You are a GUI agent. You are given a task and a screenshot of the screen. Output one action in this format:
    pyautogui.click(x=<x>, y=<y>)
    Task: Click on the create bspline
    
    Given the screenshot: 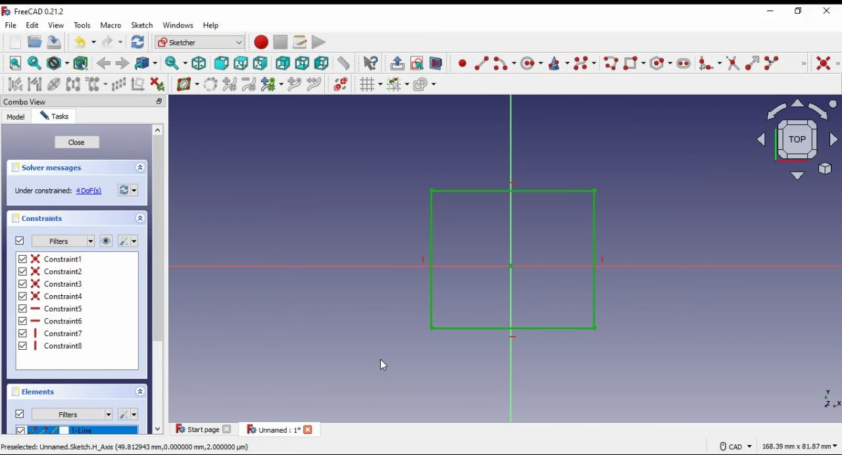 What is the action you would take?
    pyautogui.click(x=585, y=62)
    